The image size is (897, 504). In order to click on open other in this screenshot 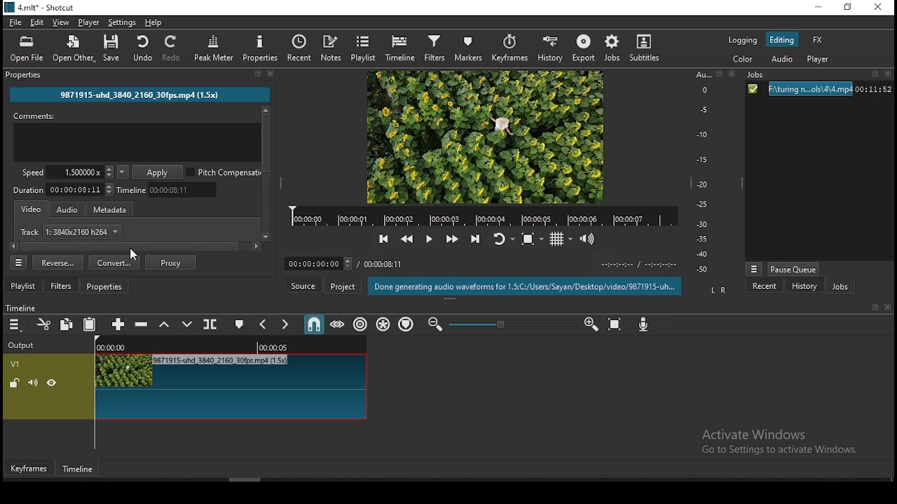, I will do `click(74, 50)`.